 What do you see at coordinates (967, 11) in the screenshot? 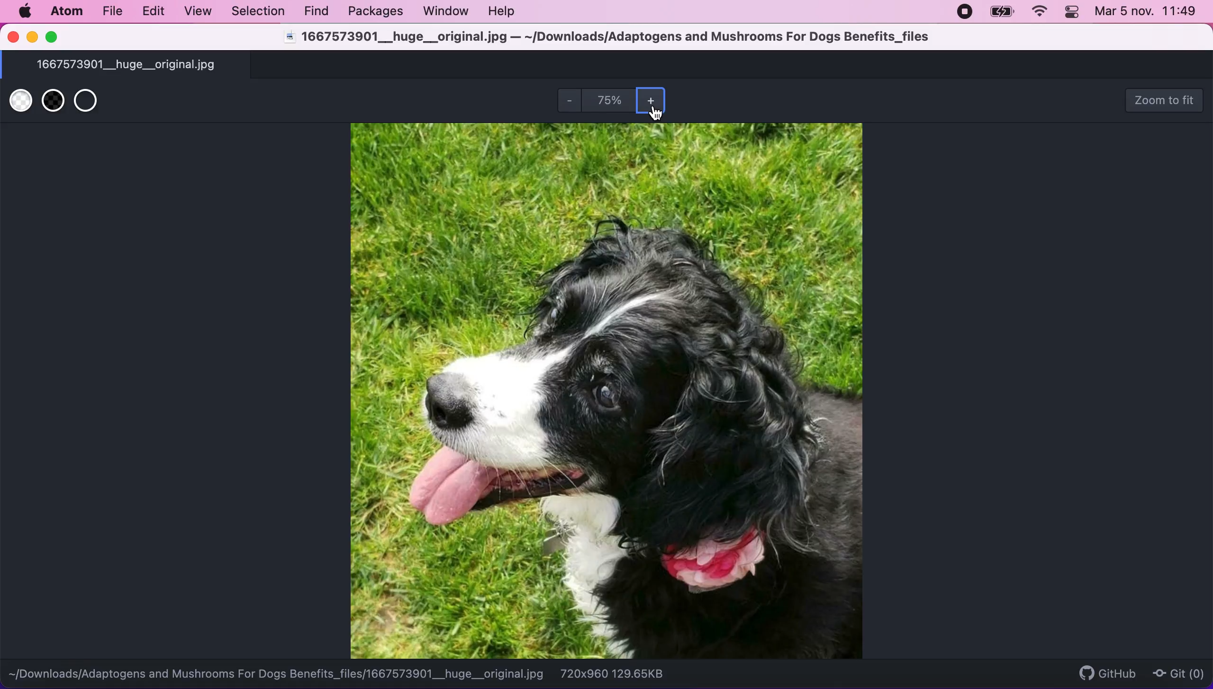
I see `recording stopped` at bounding box center [967, 11].